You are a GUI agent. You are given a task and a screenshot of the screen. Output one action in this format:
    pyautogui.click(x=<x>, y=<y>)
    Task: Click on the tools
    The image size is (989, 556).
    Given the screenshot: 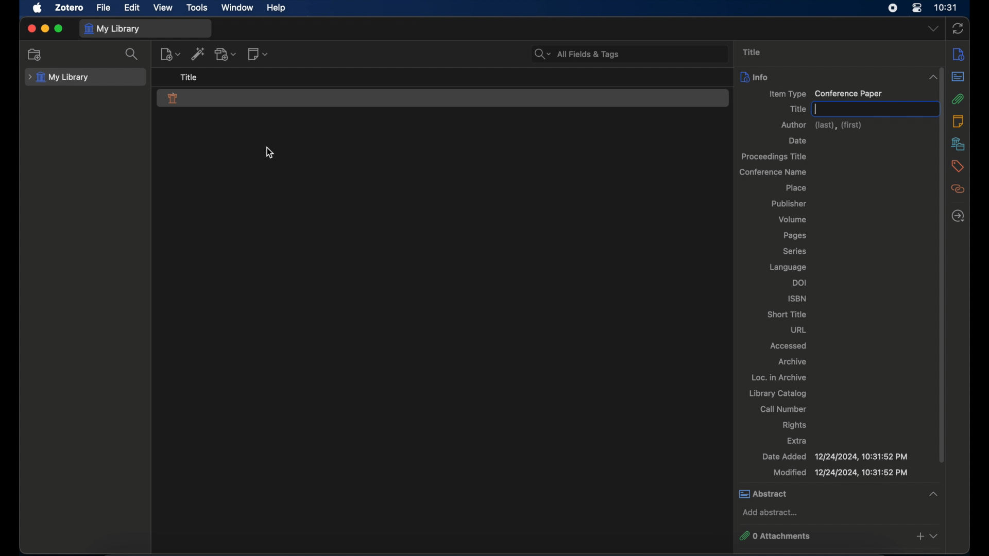 What is the action you would take?
    pyautogui.click(x=197, y=8)
    